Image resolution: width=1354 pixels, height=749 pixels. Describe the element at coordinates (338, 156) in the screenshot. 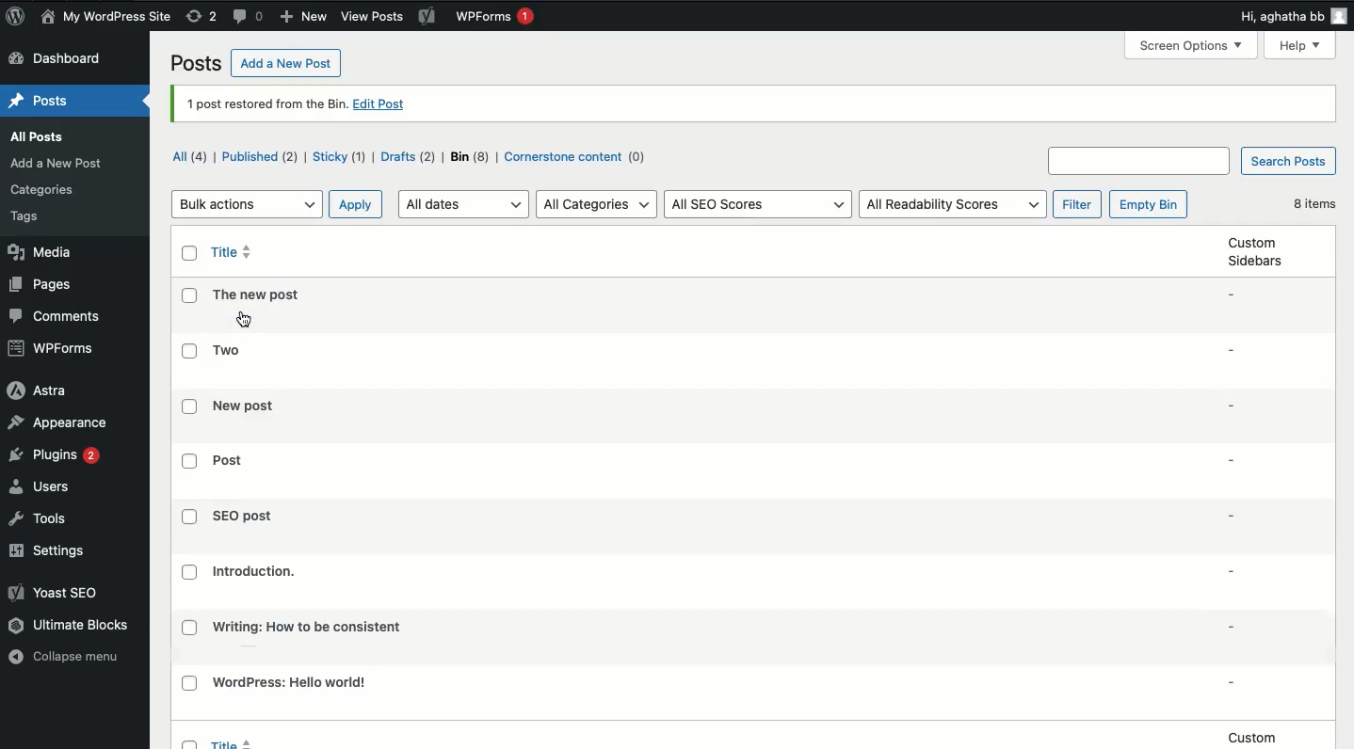

I see `Sticky` at that location.